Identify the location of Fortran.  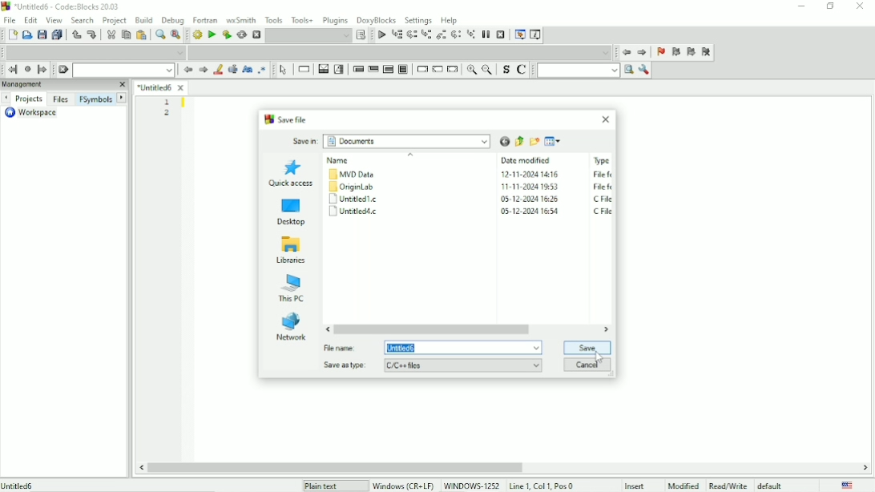
(205, 19).